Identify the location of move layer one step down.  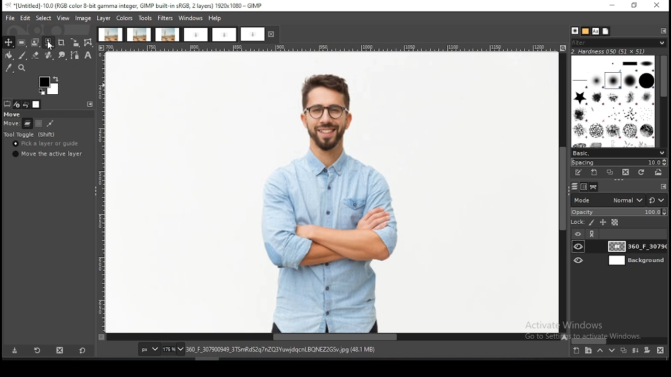
(610, 350).